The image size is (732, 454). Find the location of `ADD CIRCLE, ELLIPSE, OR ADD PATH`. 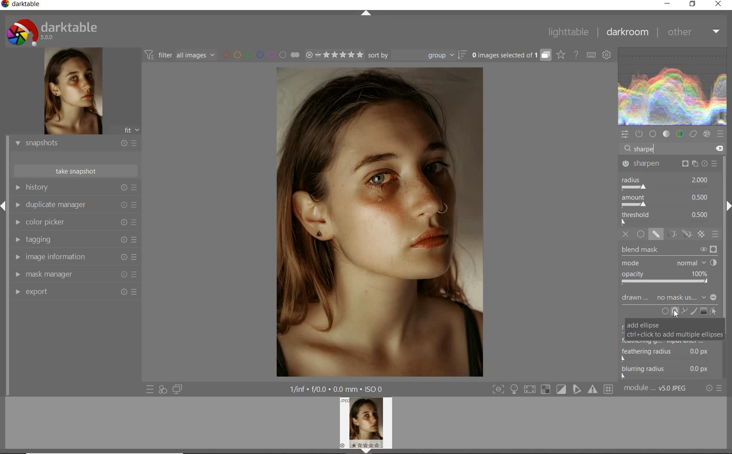

ADD CIRCLE, ELLIPSE, OR ADD PATH is located at coordinates (674, 310).